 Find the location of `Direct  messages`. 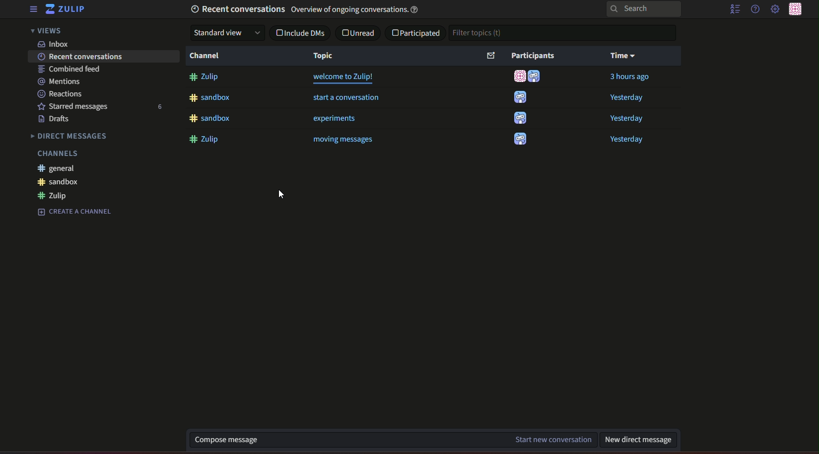

Direct  messages is located at coordinates (71, 135).